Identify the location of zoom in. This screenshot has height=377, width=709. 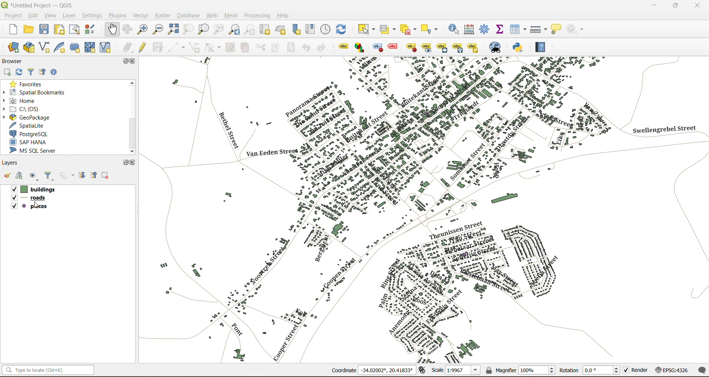
(144, 30).